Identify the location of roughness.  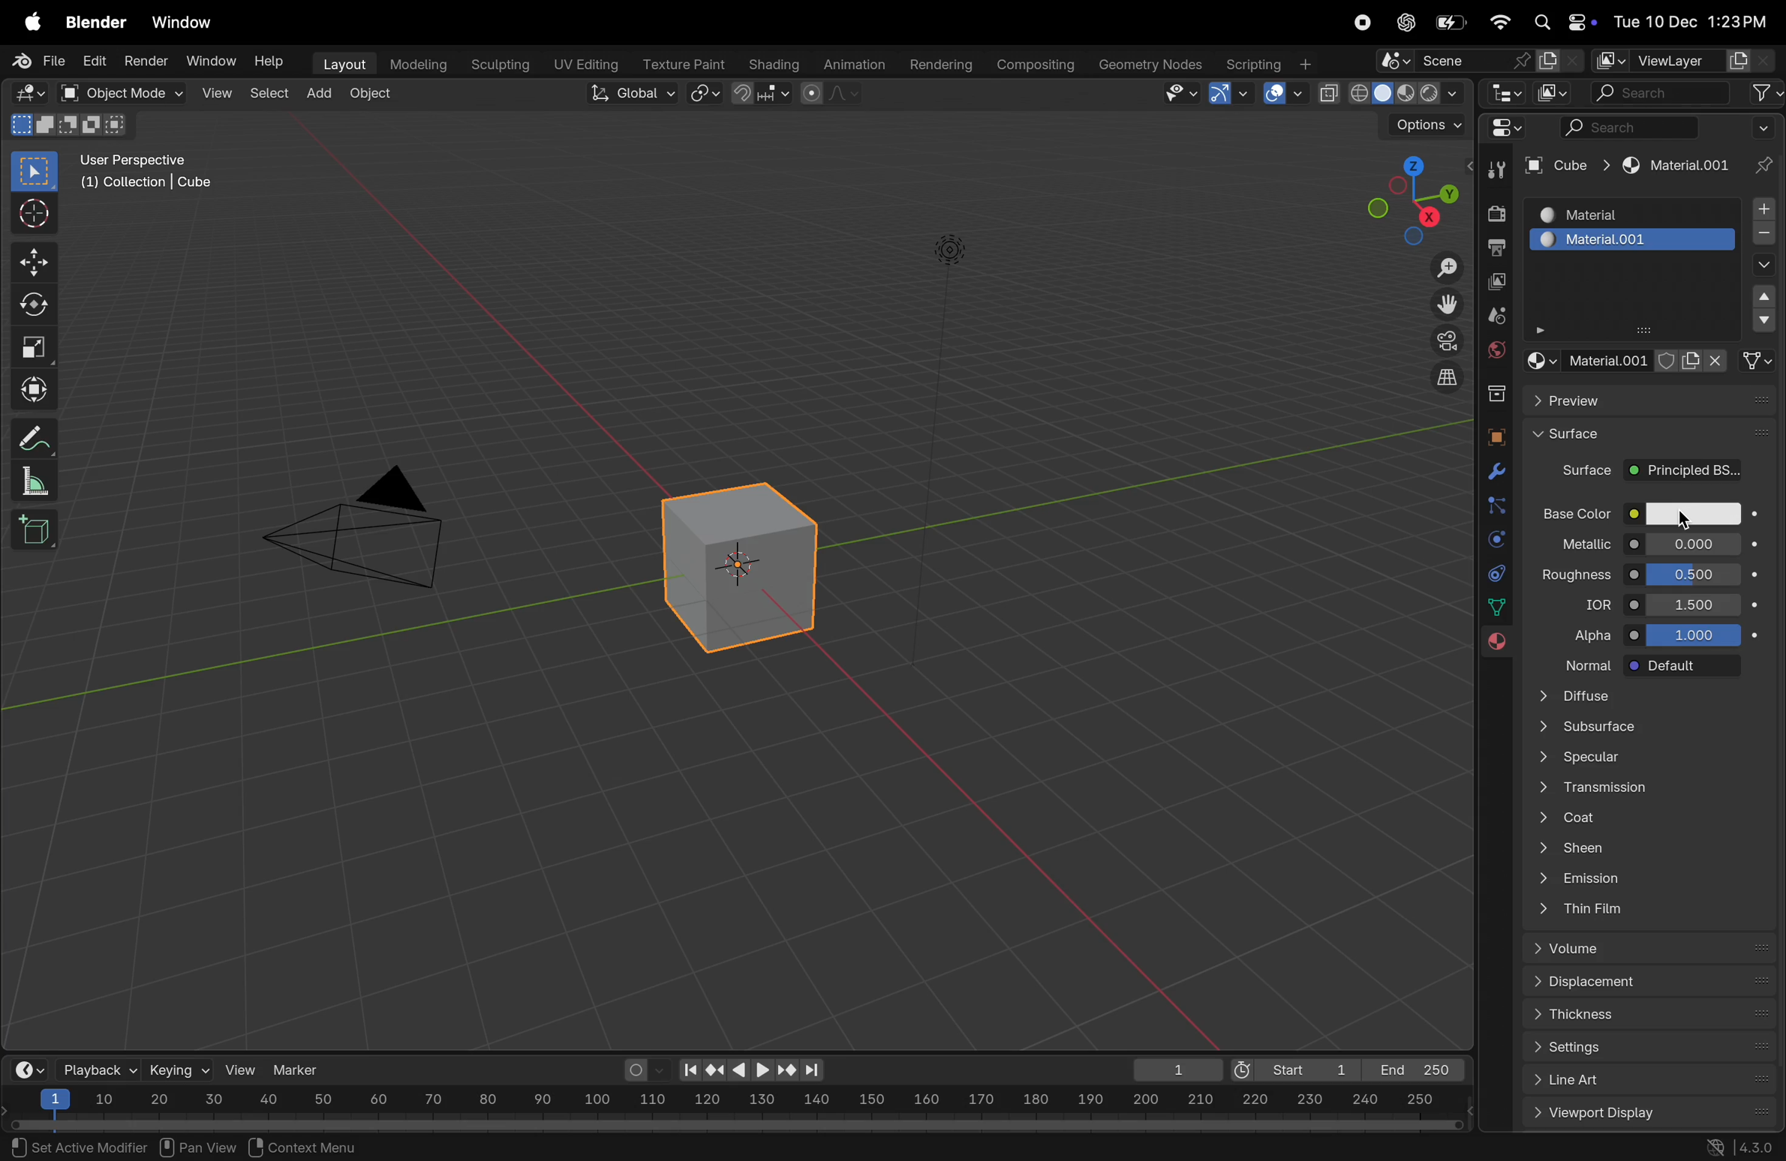
(1575, 571).